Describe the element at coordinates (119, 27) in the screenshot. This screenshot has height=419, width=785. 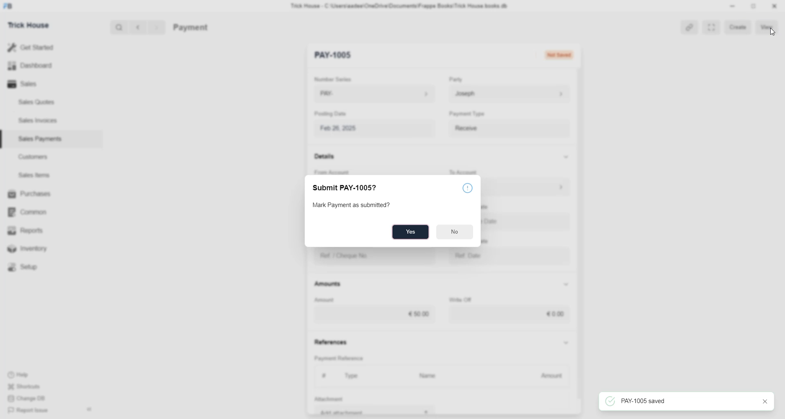
I see `Search` at that location.